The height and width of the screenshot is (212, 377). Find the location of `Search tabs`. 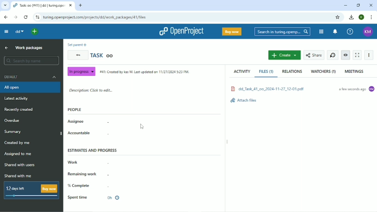

Search tabs is located at coordinates (4, 5).